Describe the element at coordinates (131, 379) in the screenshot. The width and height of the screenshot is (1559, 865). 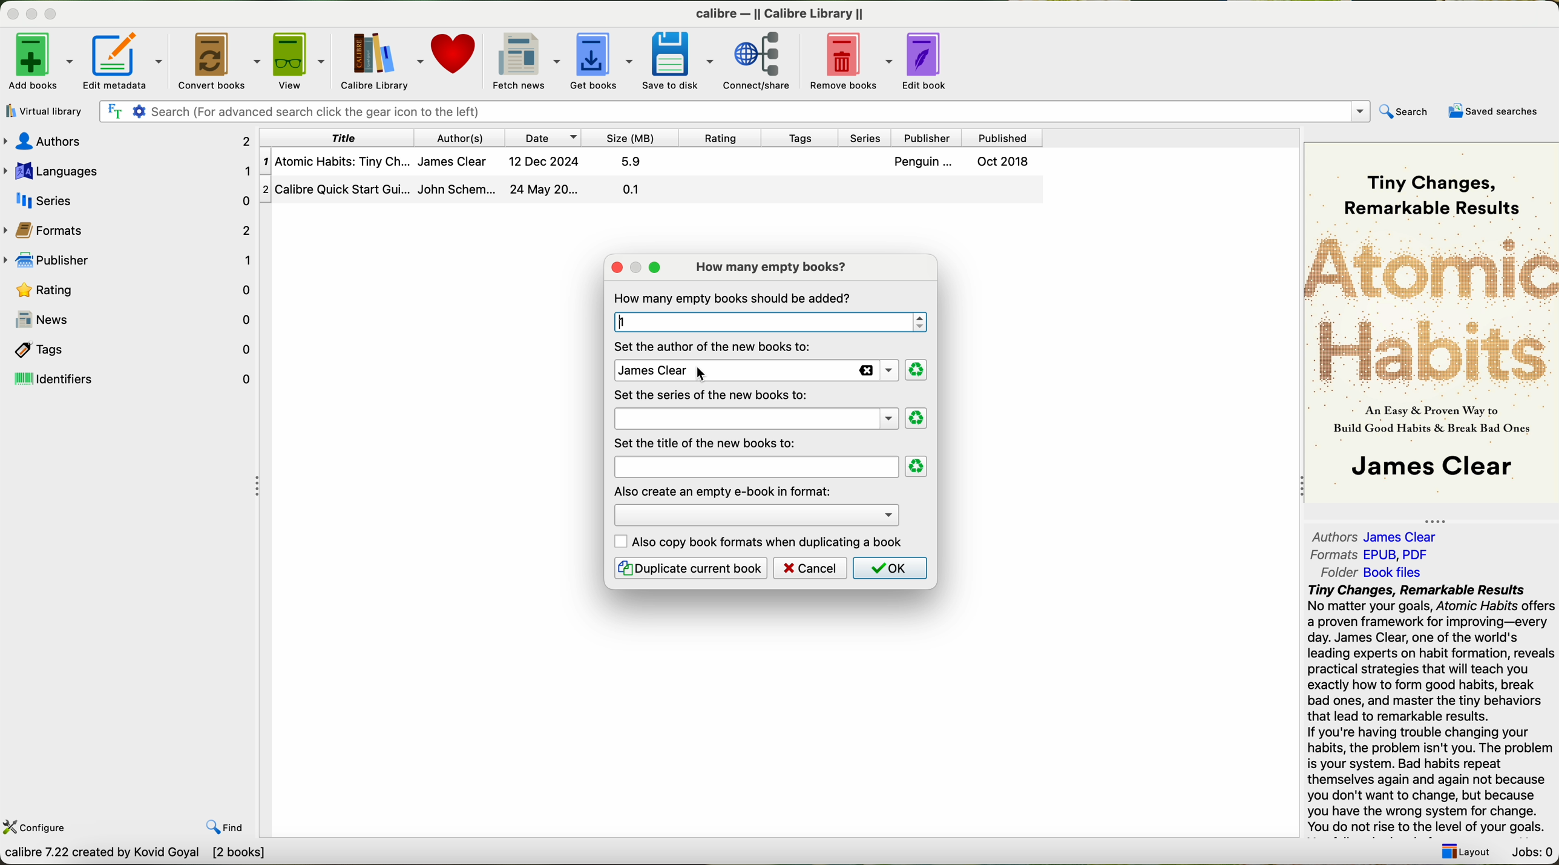
I see `identifiers` at that location.